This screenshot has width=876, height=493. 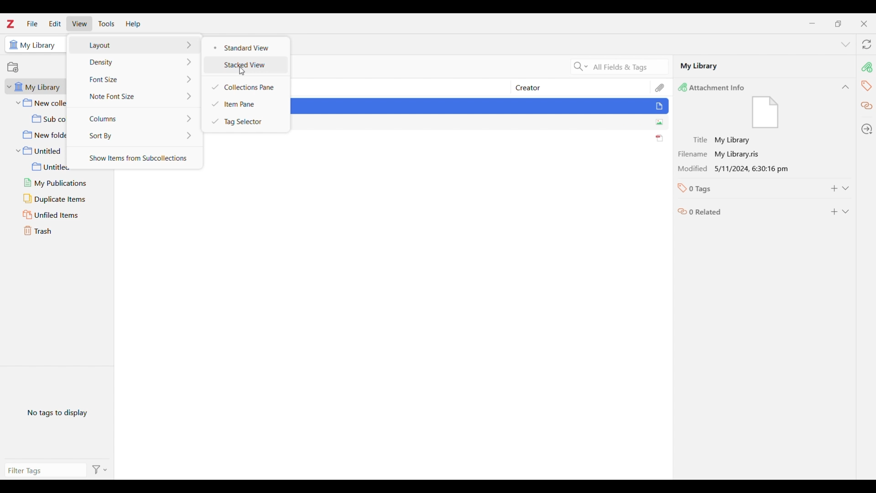 I want to click on Untitled folder, so click(x=40, y=151).